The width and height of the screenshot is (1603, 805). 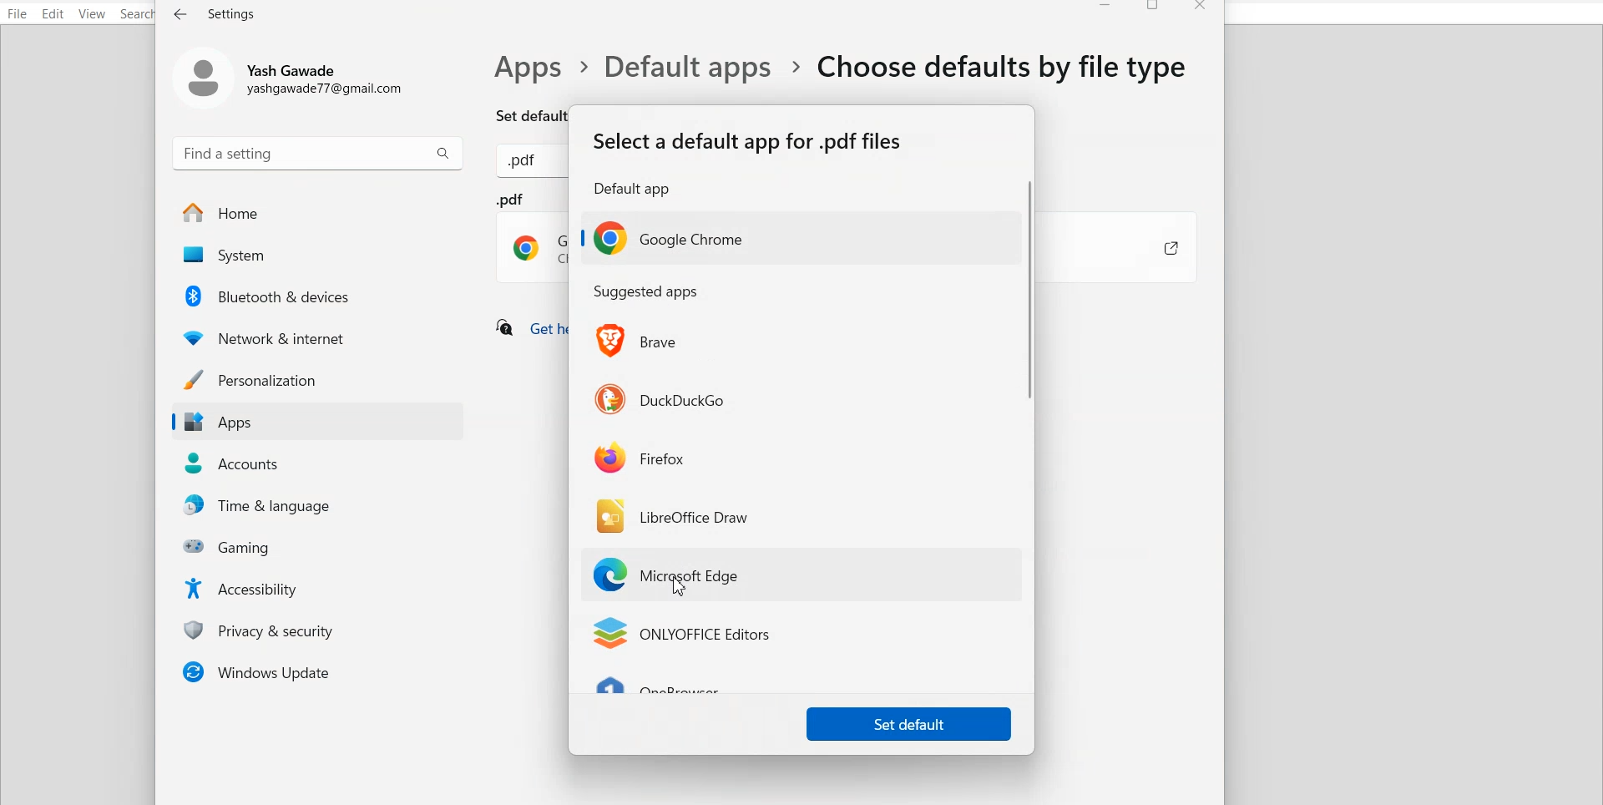 I want to click on Gaming, so click(x=322, y=545).